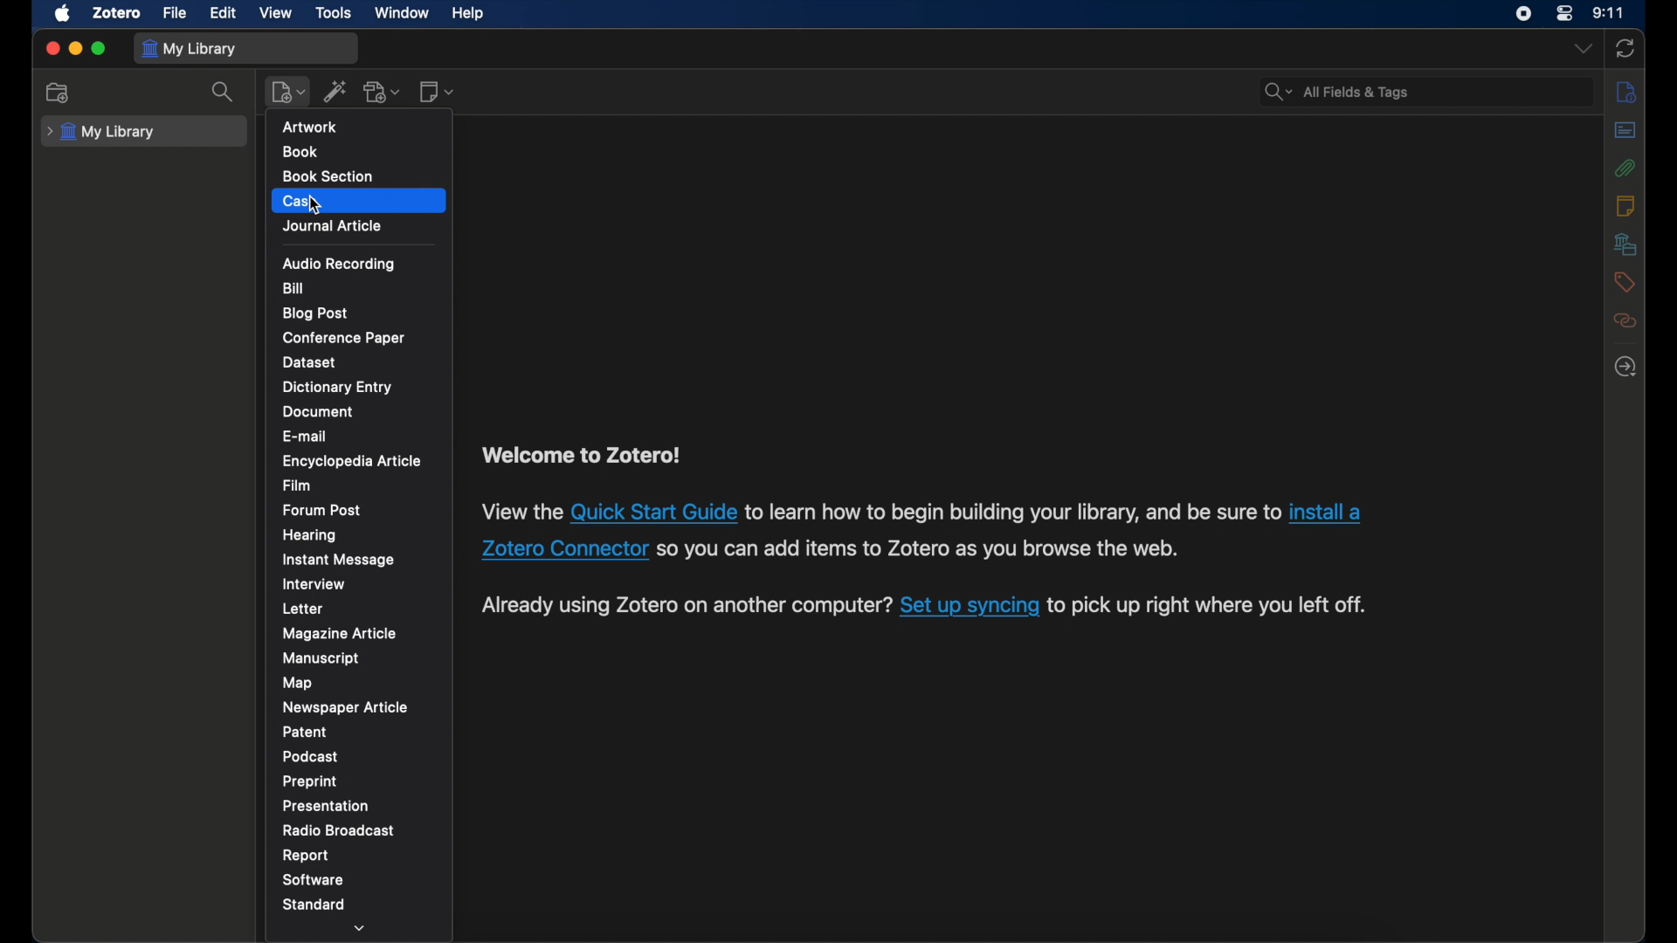 Image resolution: width=1677 pixels, height=943 pixels. I want to click on film, so click(297, 485).